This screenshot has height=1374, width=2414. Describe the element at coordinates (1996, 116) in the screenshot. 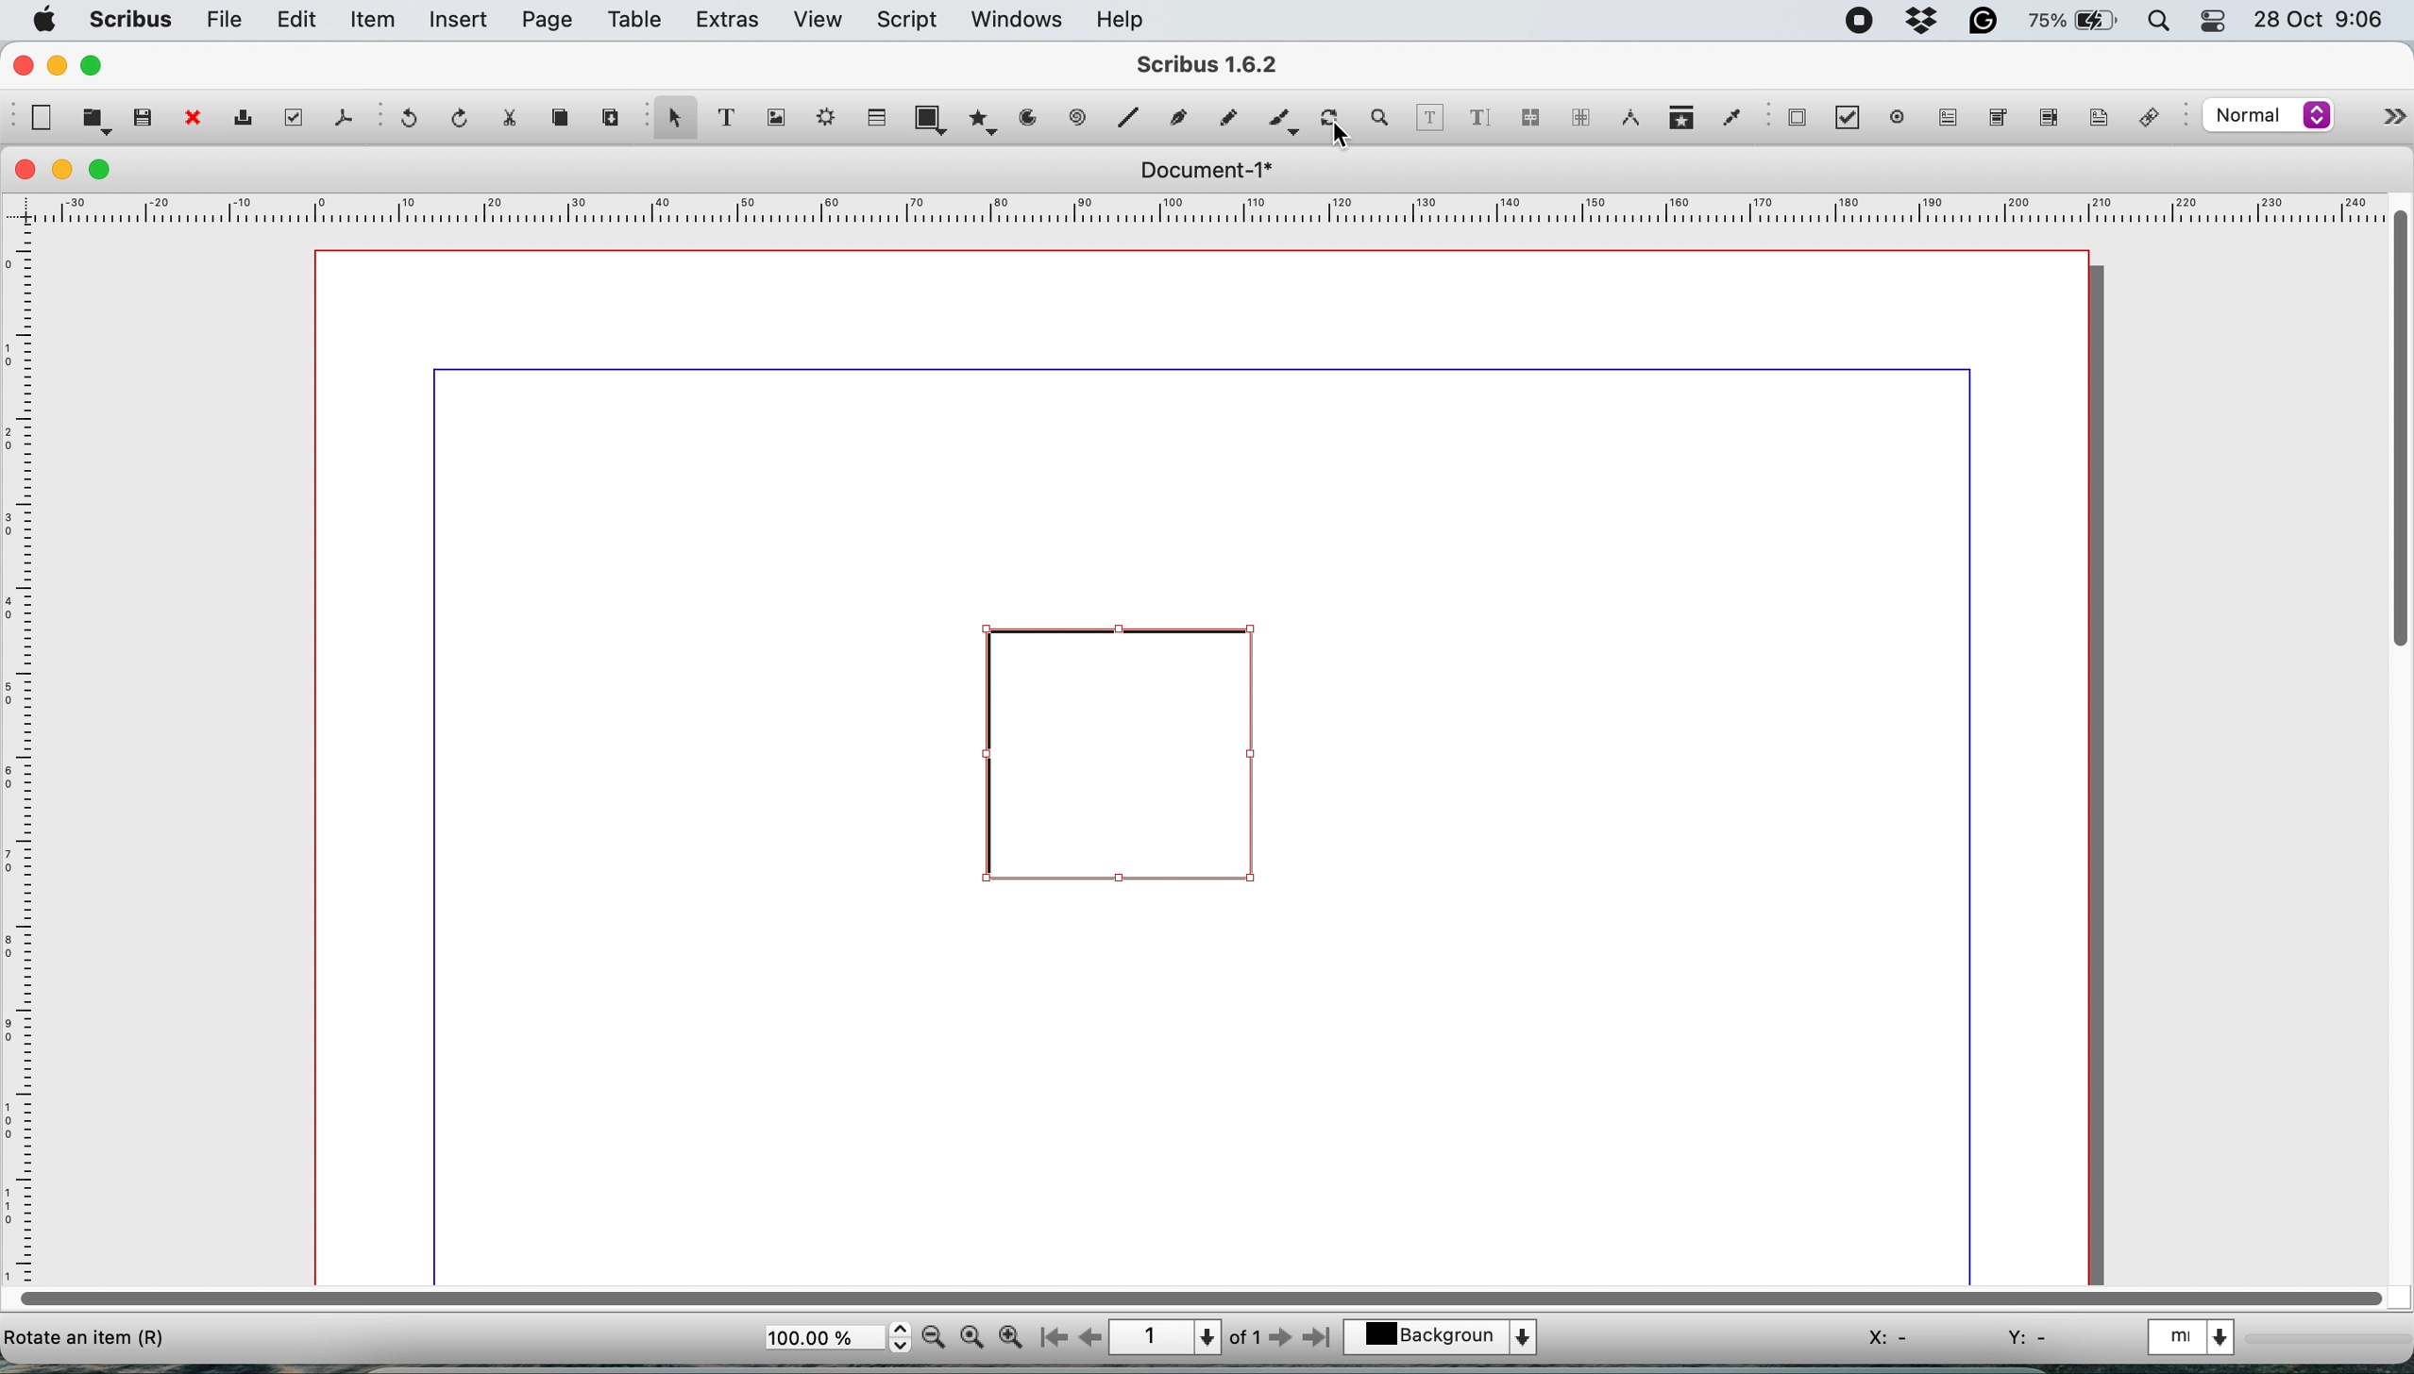

I see `pdf combo box` at that location.